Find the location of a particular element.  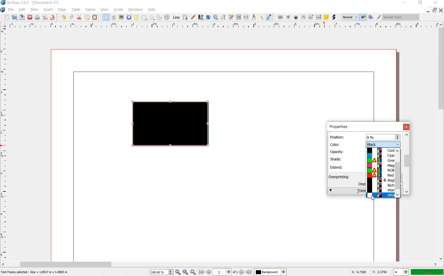

eye dropper is located at coordinates (269, 17).